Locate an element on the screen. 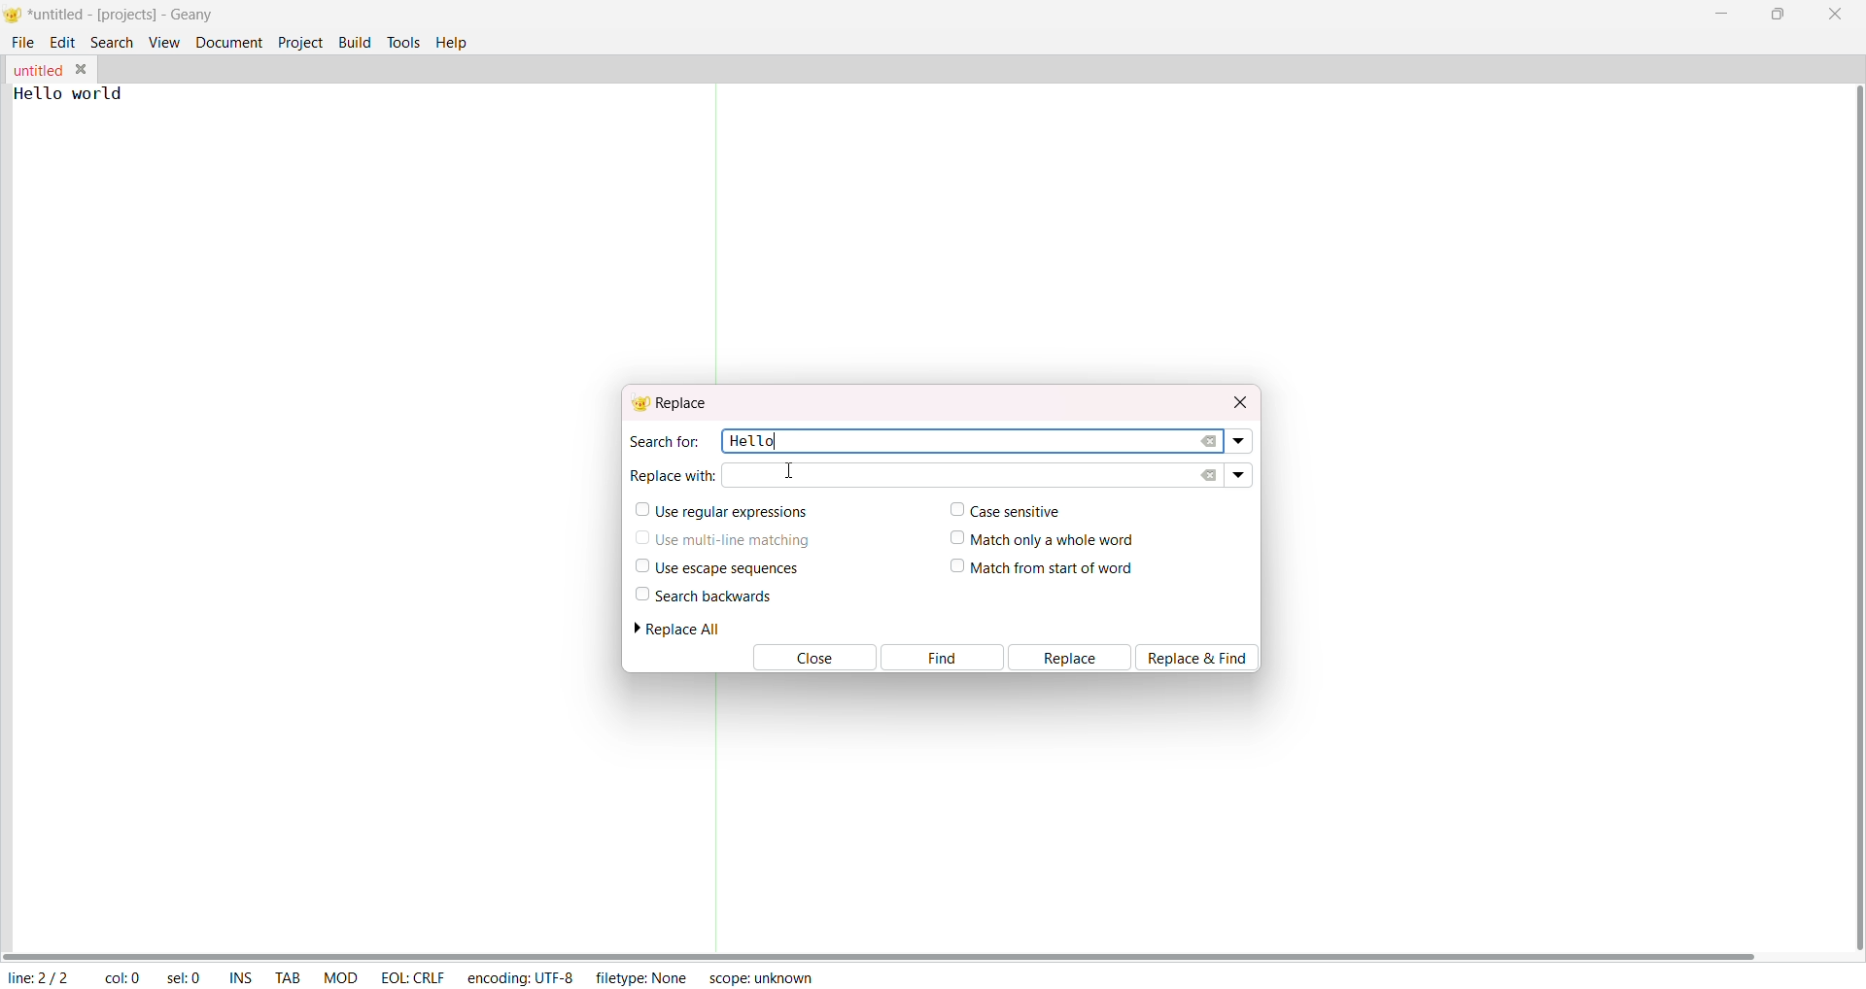  Replace & Find is located at coordinates (1203, 657).